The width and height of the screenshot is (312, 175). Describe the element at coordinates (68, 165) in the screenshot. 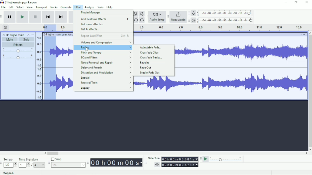

I see `1/8` at that location.